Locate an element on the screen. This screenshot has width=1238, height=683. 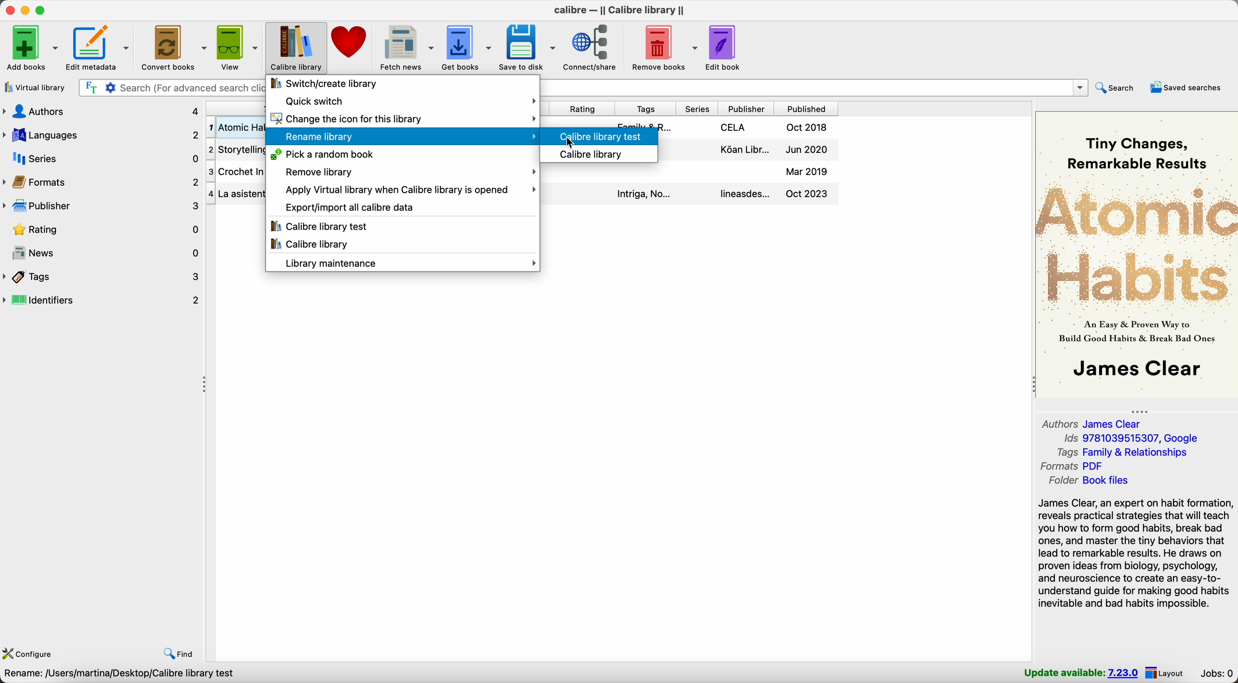
save to disk is located at coordinates (528, 47).